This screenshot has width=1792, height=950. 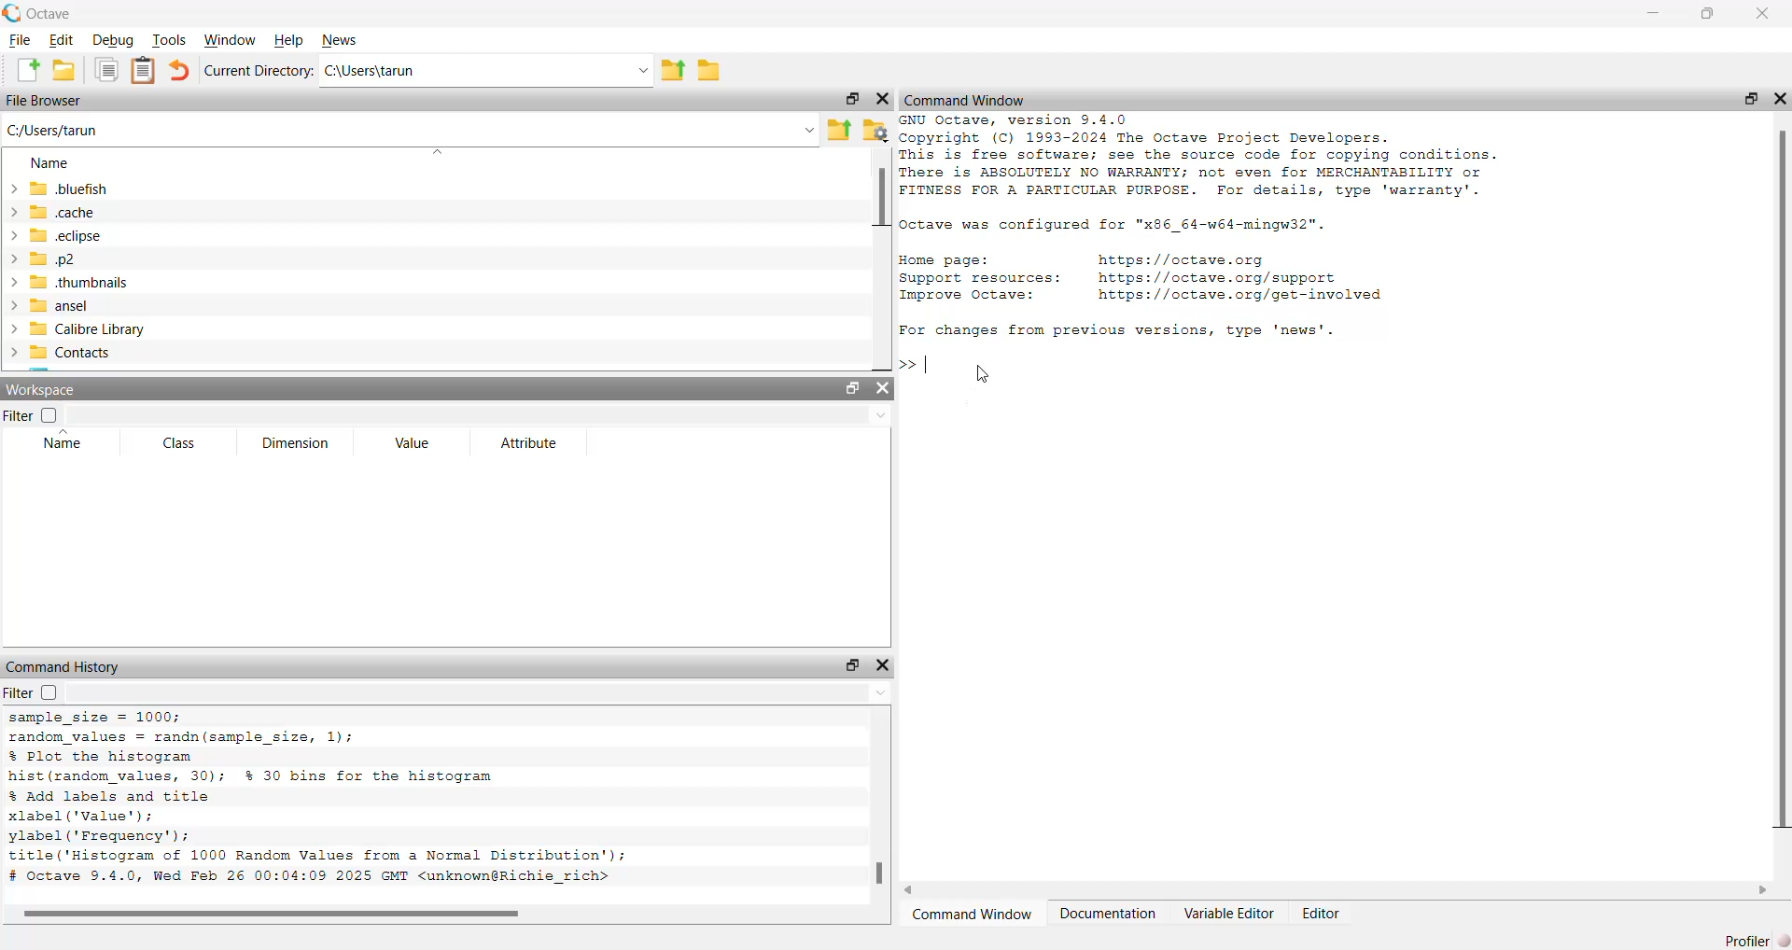 What do you see at coordinates (45, 391) in the screenshot?
I see `Workspace` at bounding box center [45, 391].